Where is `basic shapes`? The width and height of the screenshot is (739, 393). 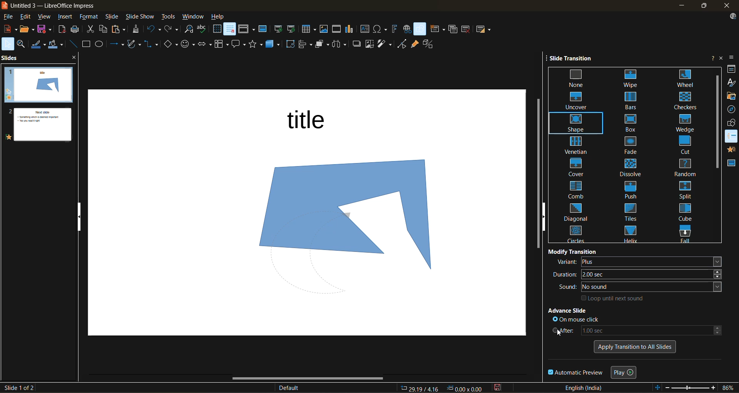 basic shapes is located at coordinates (171, 43).